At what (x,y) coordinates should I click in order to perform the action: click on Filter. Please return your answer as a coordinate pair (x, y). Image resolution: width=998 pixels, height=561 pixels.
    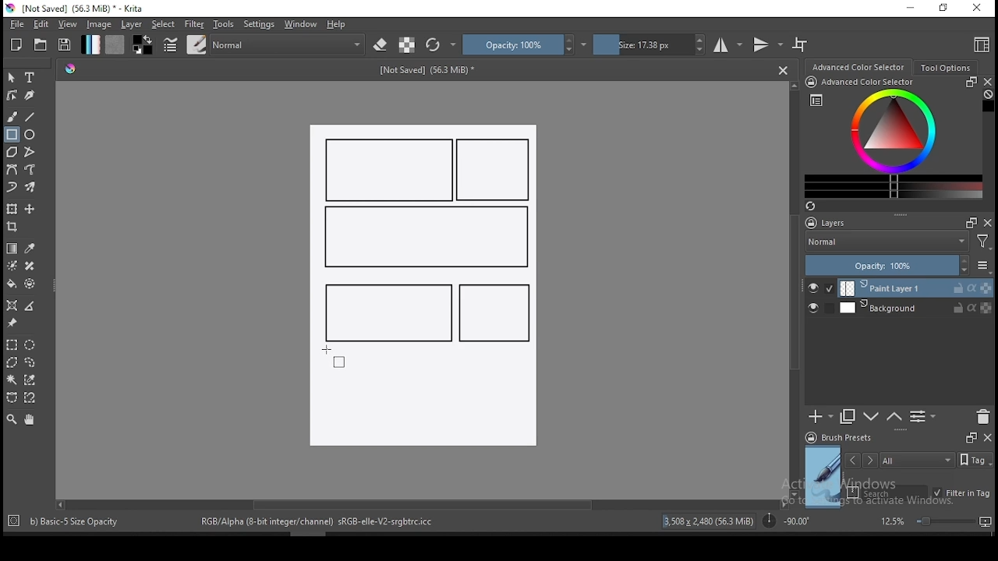
    Looking at the image, I should click on (983, 244).